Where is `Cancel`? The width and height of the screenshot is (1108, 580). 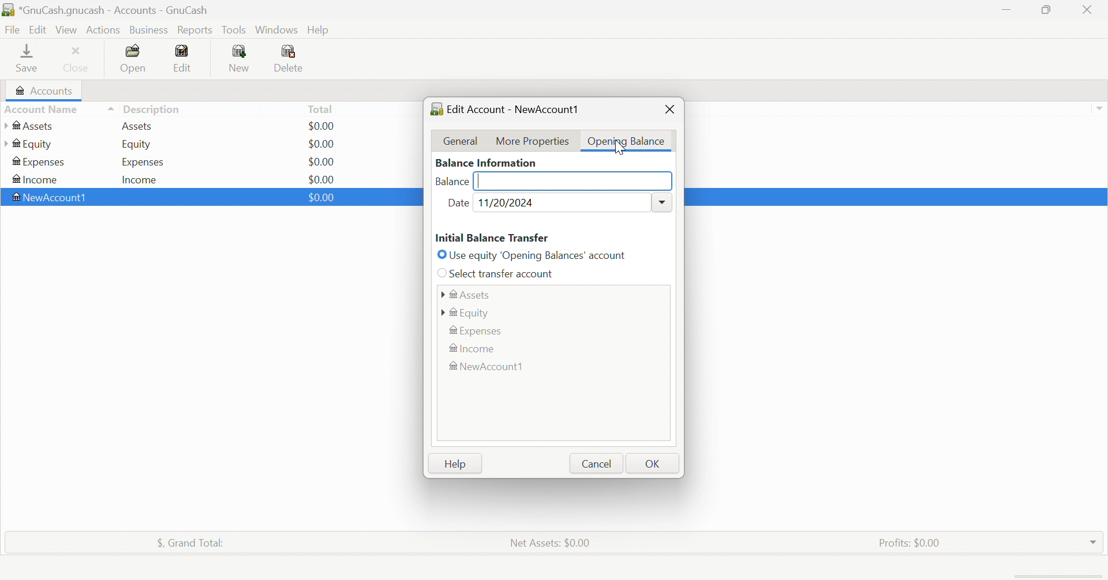
Cancel is located at coordinates (596, 464).